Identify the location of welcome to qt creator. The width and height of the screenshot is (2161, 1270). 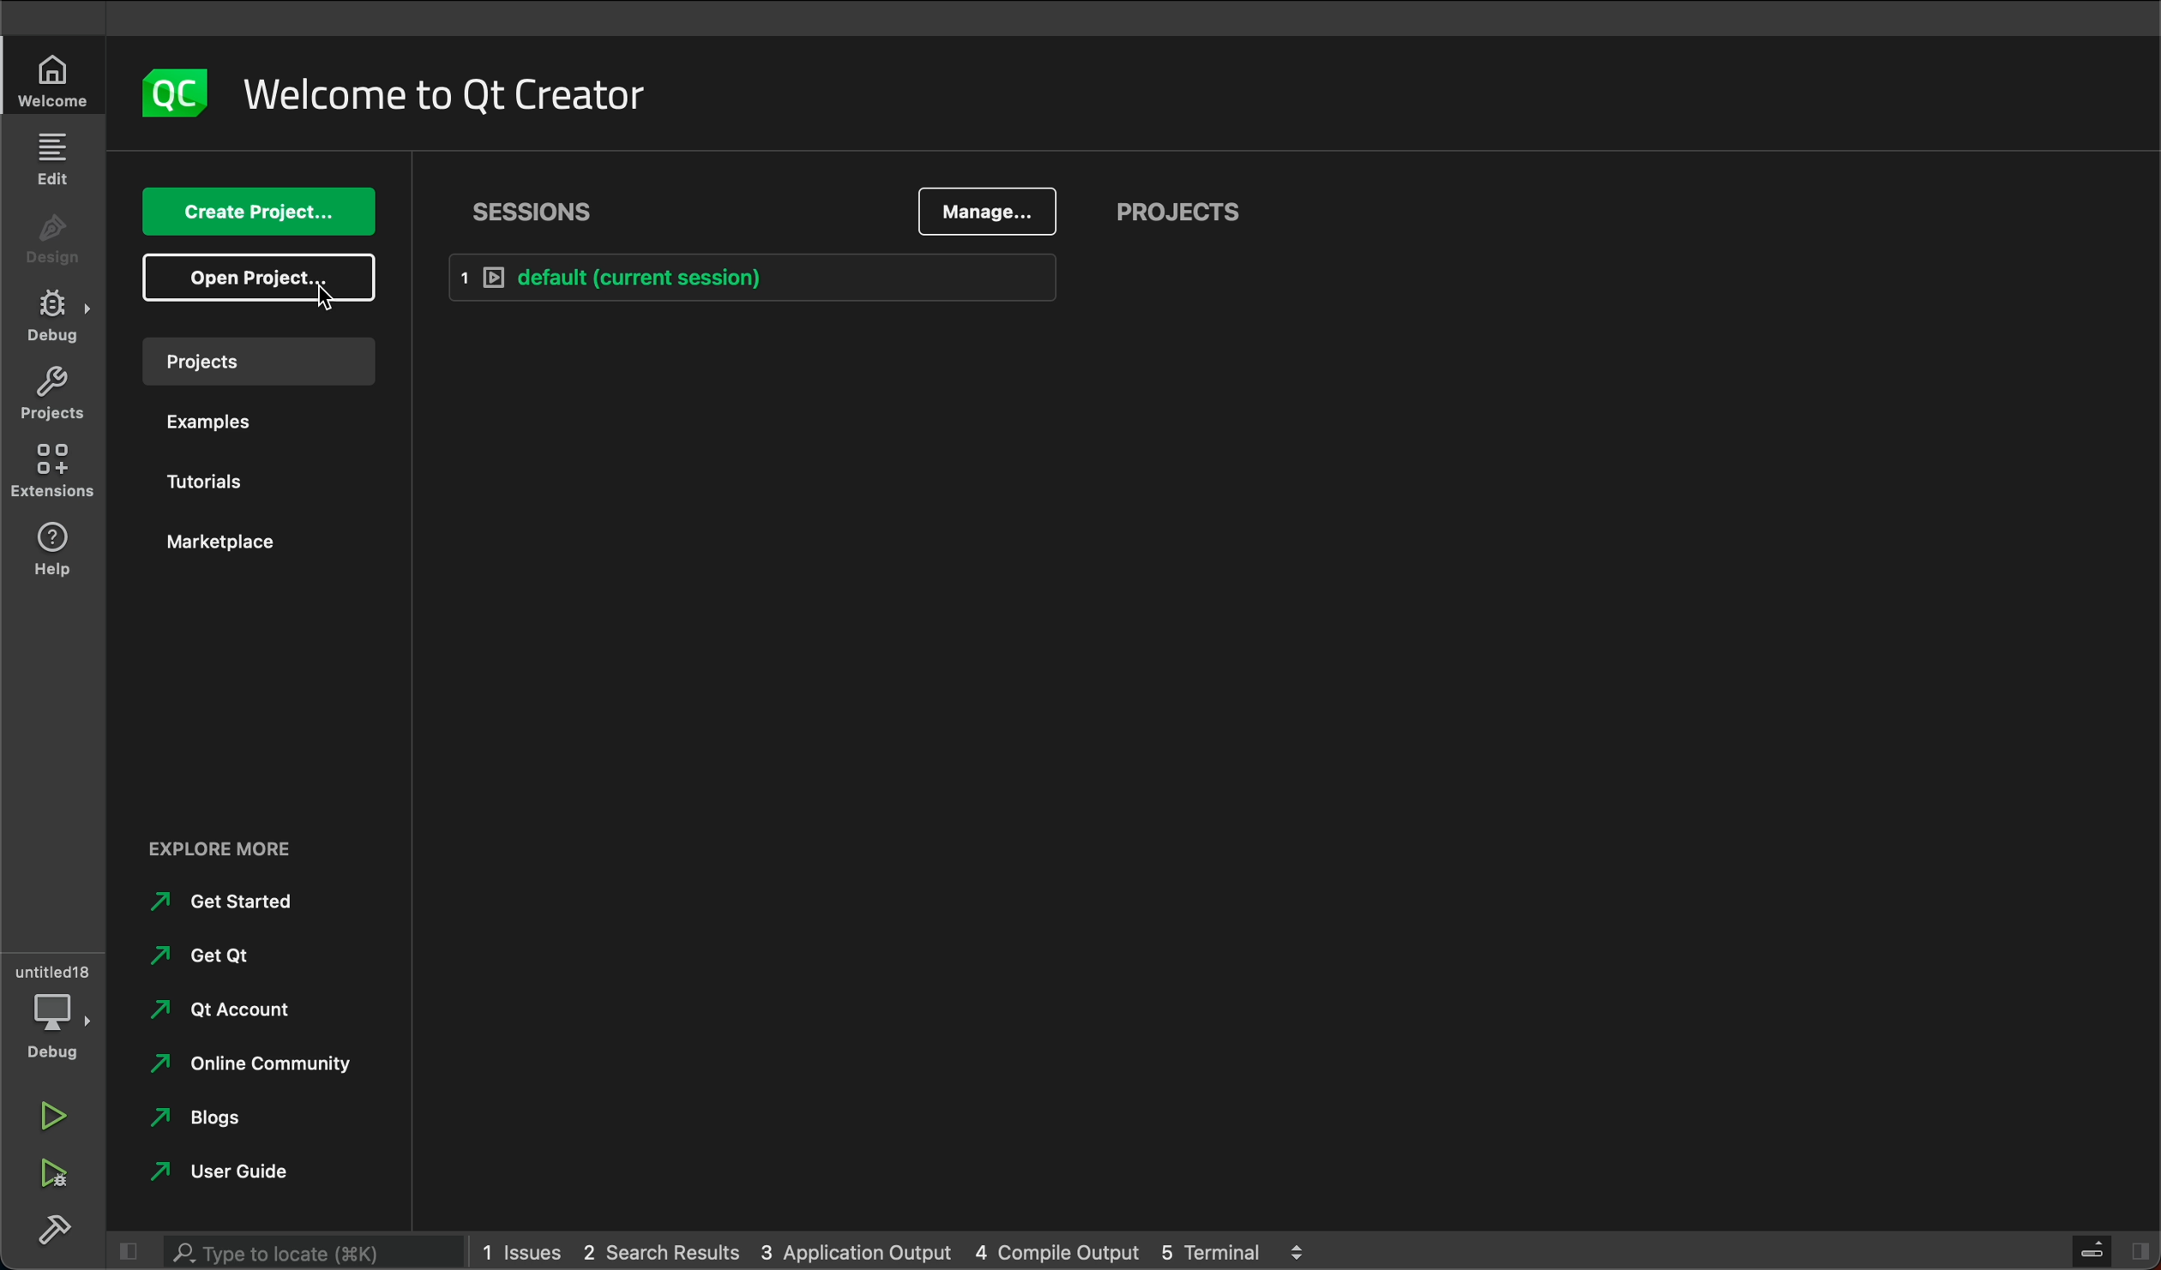
(545, 93).